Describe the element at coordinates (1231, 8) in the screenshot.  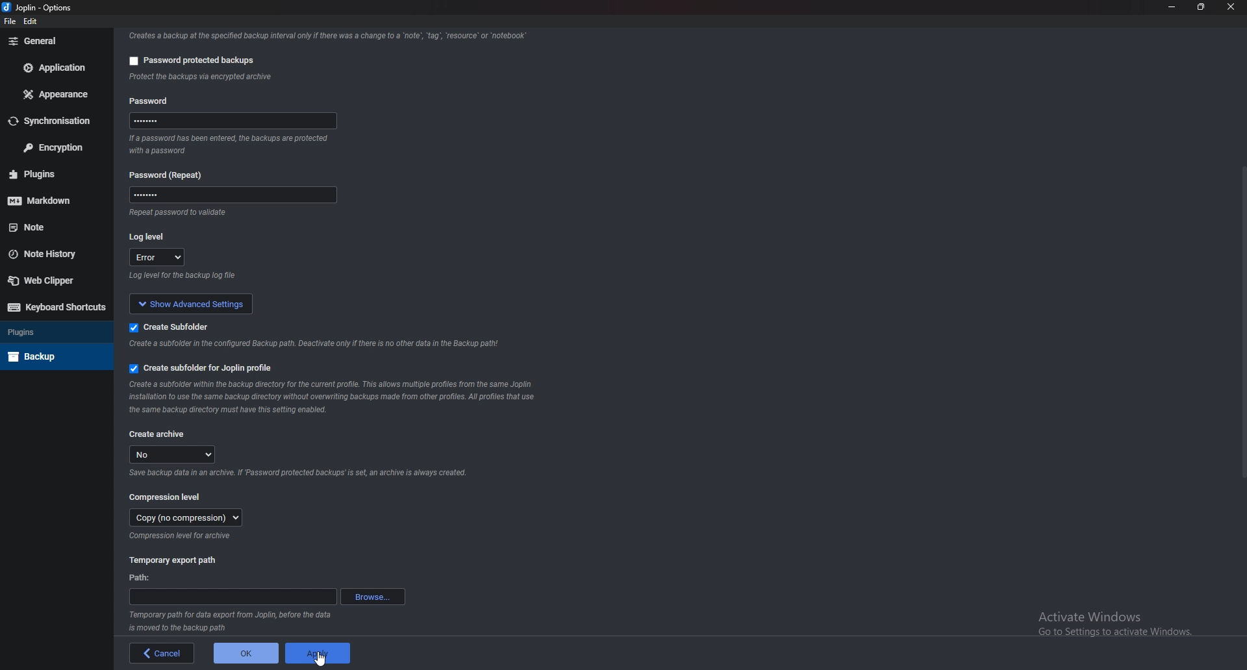
I see `close` at that location.